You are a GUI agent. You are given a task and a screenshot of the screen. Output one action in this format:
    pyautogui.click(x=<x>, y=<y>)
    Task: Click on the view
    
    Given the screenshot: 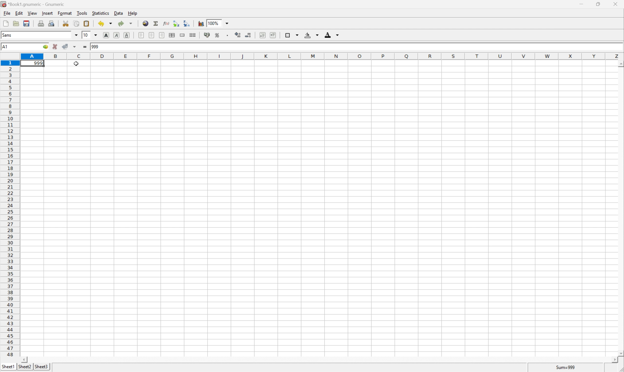 What is the action you would take?
    pyautogui.click(x=33, y=13)
    